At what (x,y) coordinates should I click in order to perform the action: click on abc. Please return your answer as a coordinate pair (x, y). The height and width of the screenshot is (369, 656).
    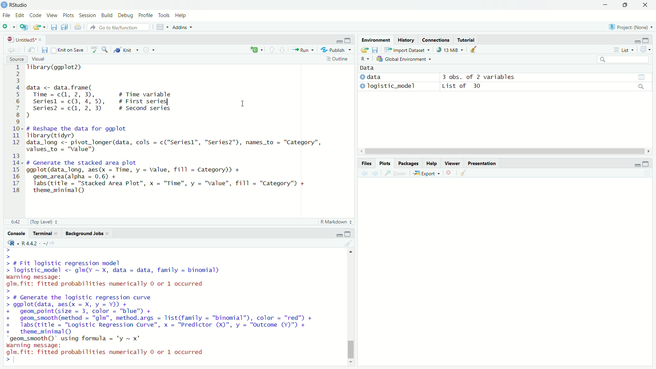
    Looking at the image, I should click on (94, 50).